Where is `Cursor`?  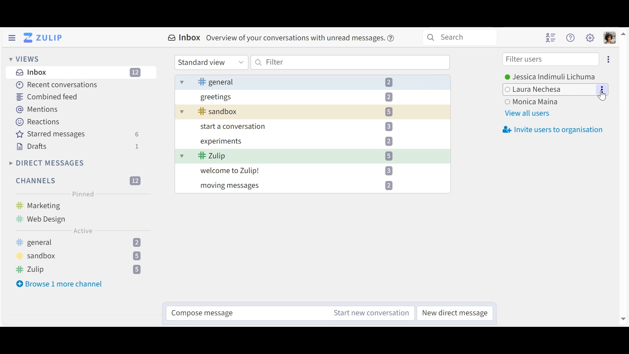 Cursor is located at coordinates (603, 97).